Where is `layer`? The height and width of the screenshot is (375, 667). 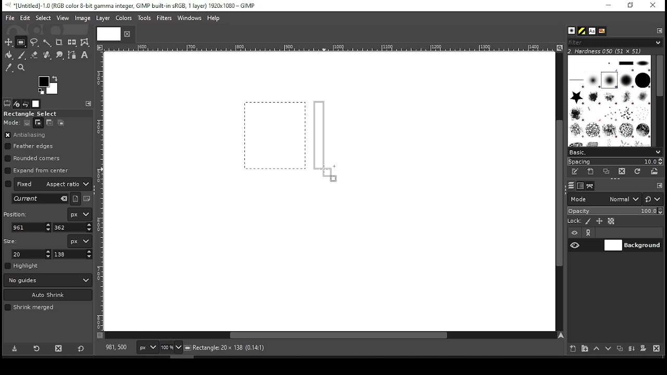 layer is located at coordinates (102, 18).